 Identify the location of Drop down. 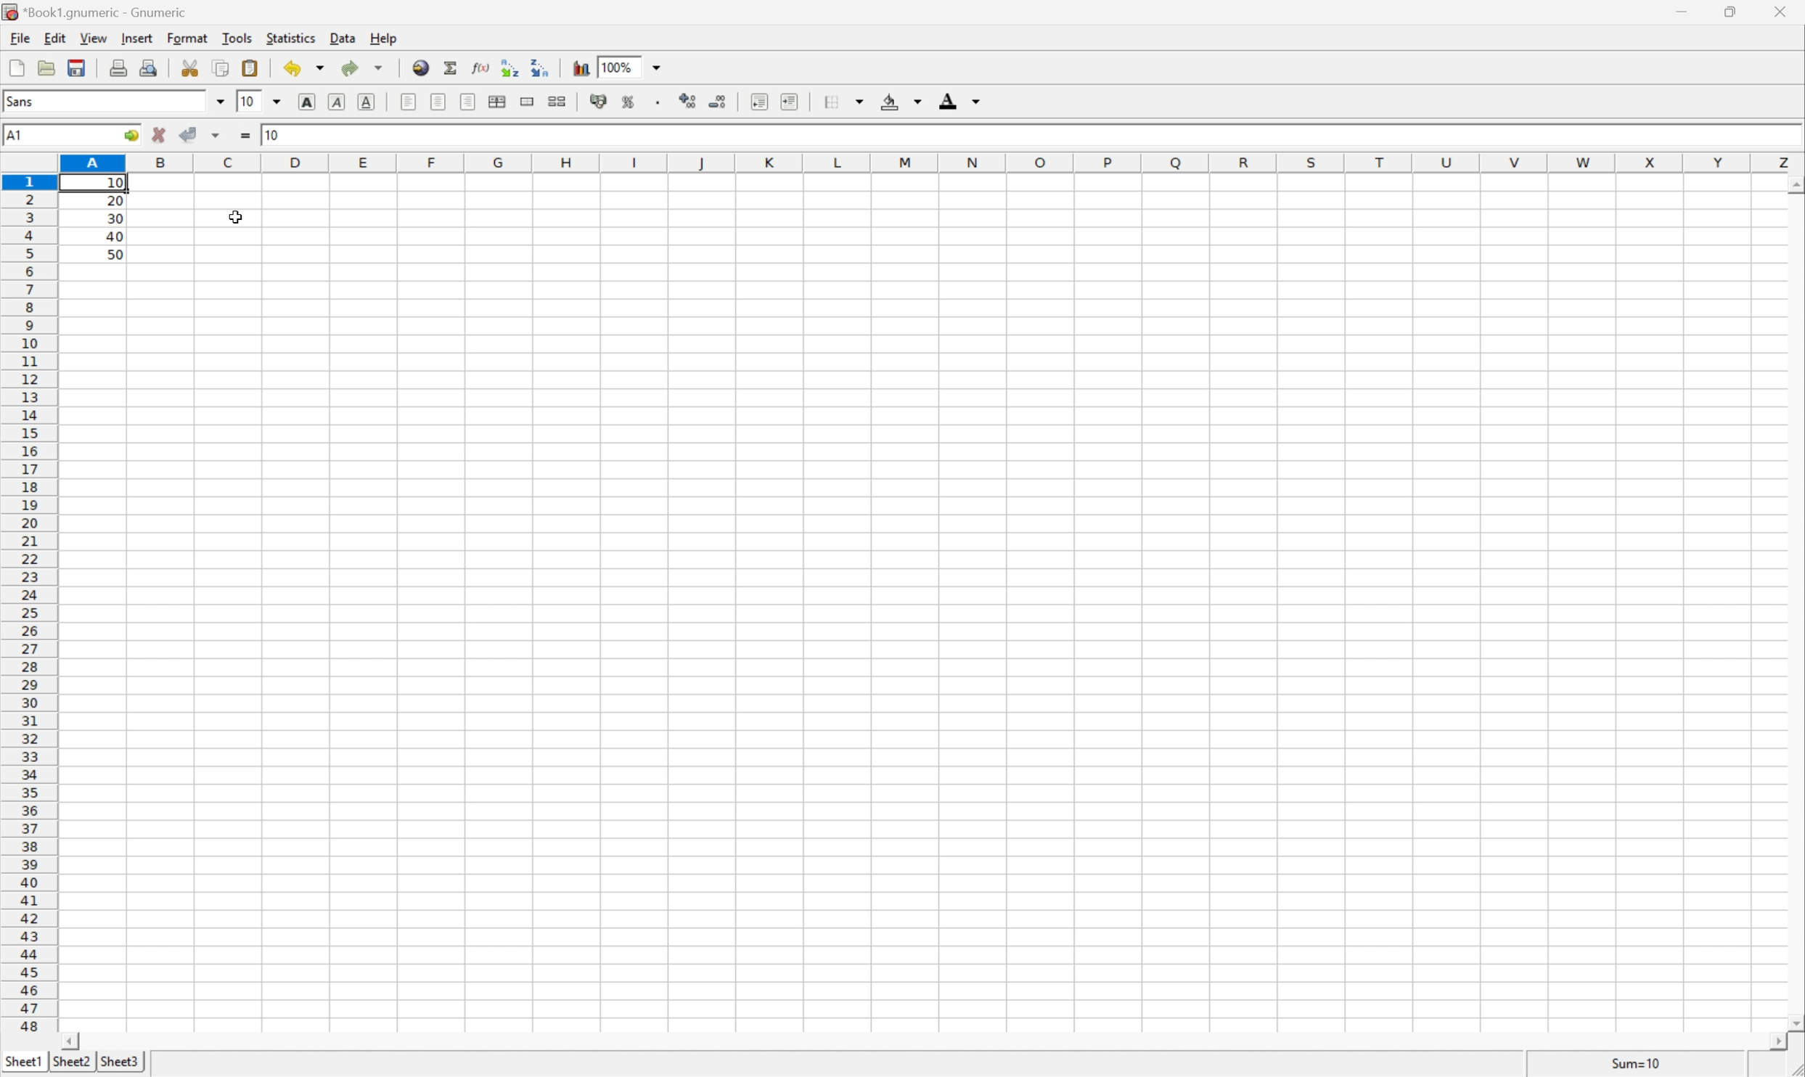
(277, 103).